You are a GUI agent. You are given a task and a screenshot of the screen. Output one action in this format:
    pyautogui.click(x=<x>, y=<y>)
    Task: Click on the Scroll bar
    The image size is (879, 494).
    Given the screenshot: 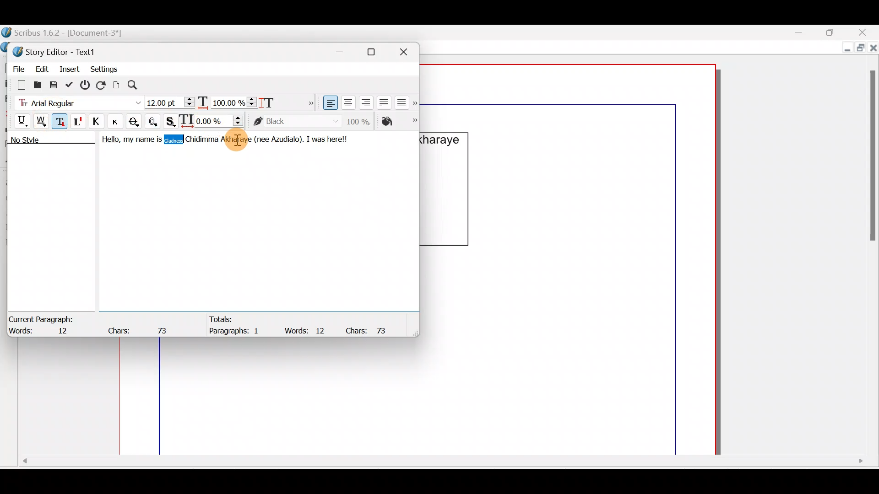 What is the action you would take?
    pyautogui.click(x=869, y=250)
    